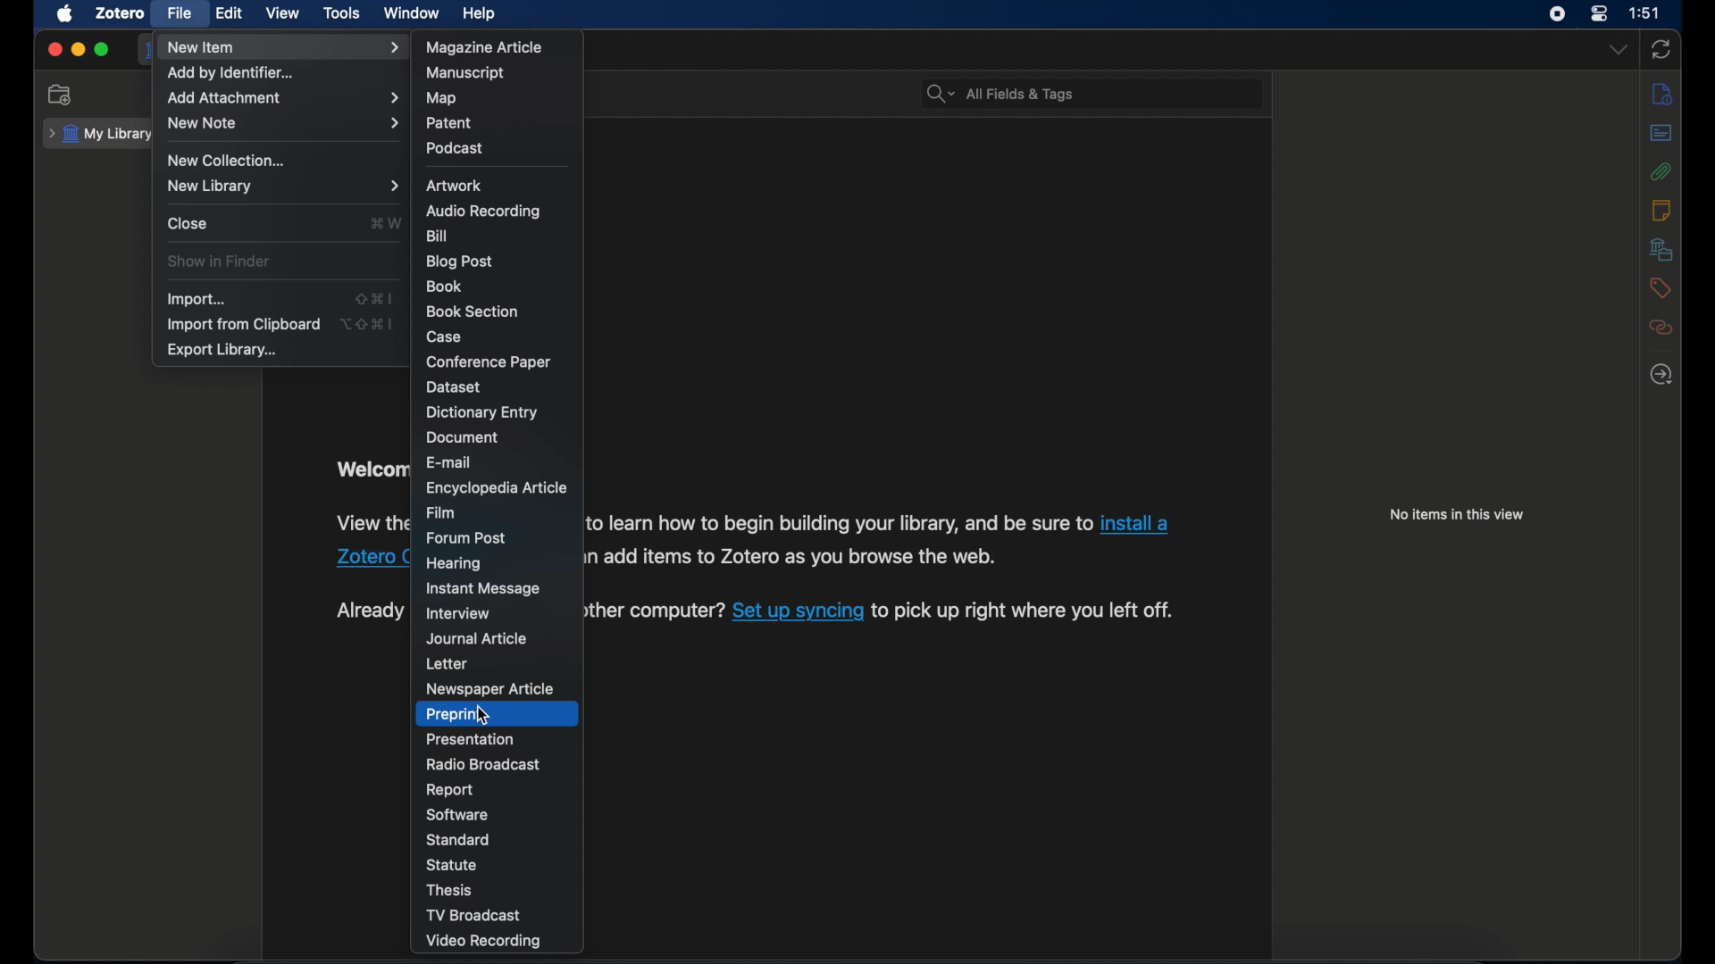 The height and width of the screenshot is (964, 1715). Describe the element at coordinates (456, 815) in the screenshot. I see `software` at that location.